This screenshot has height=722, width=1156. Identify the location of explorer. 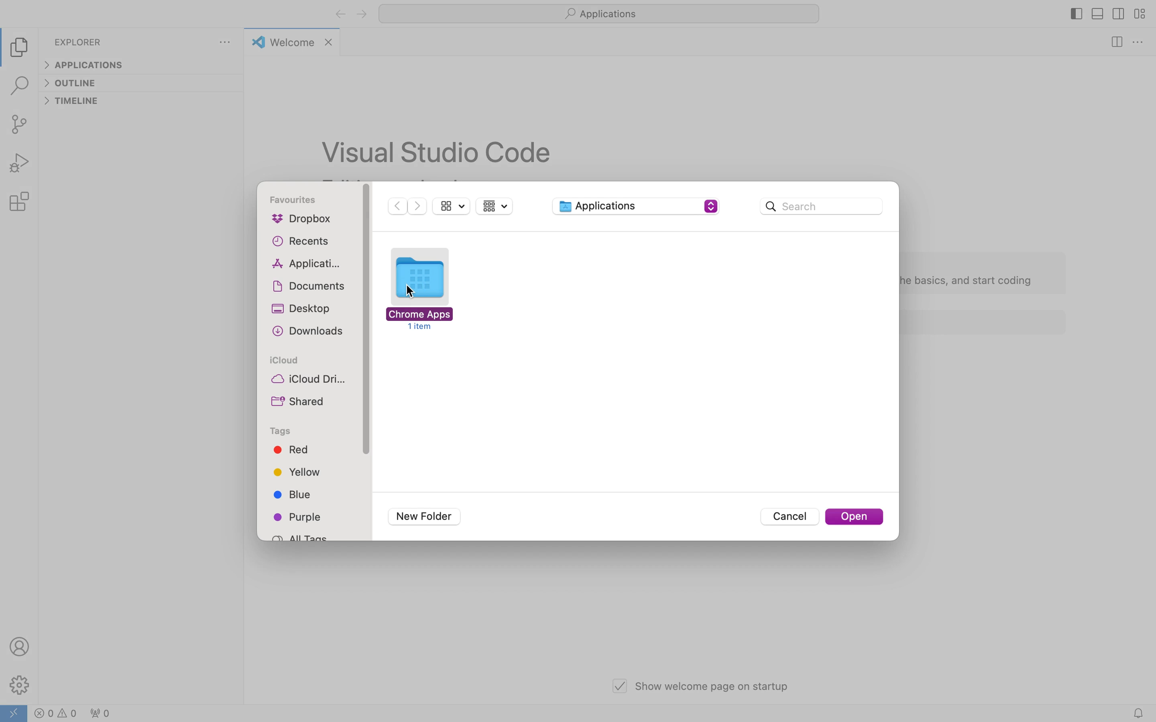
(79, 43).